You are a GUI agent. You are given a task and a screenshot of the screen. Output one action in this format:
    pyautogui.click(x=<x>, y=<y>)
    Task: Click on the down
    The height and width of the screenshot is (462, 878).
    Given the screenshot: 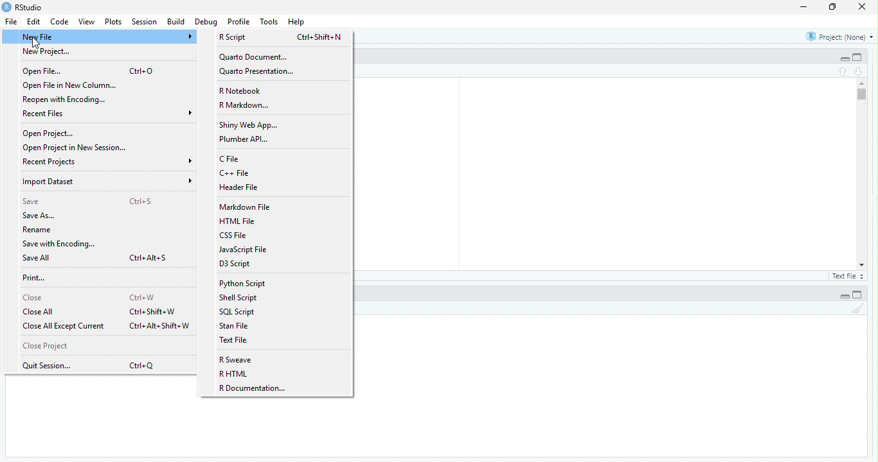 What is the action you would take?
    pyautogui.click(x=859, y=72)
    